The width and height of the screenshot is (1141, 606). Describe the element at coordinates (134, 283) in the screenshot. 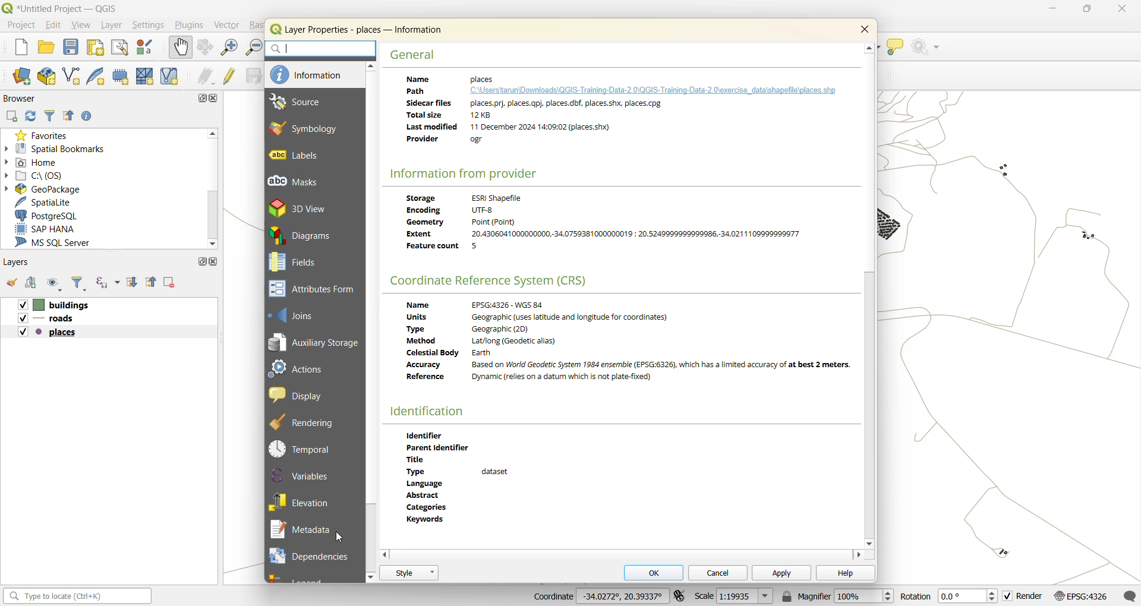

I see `expand all` at that location.